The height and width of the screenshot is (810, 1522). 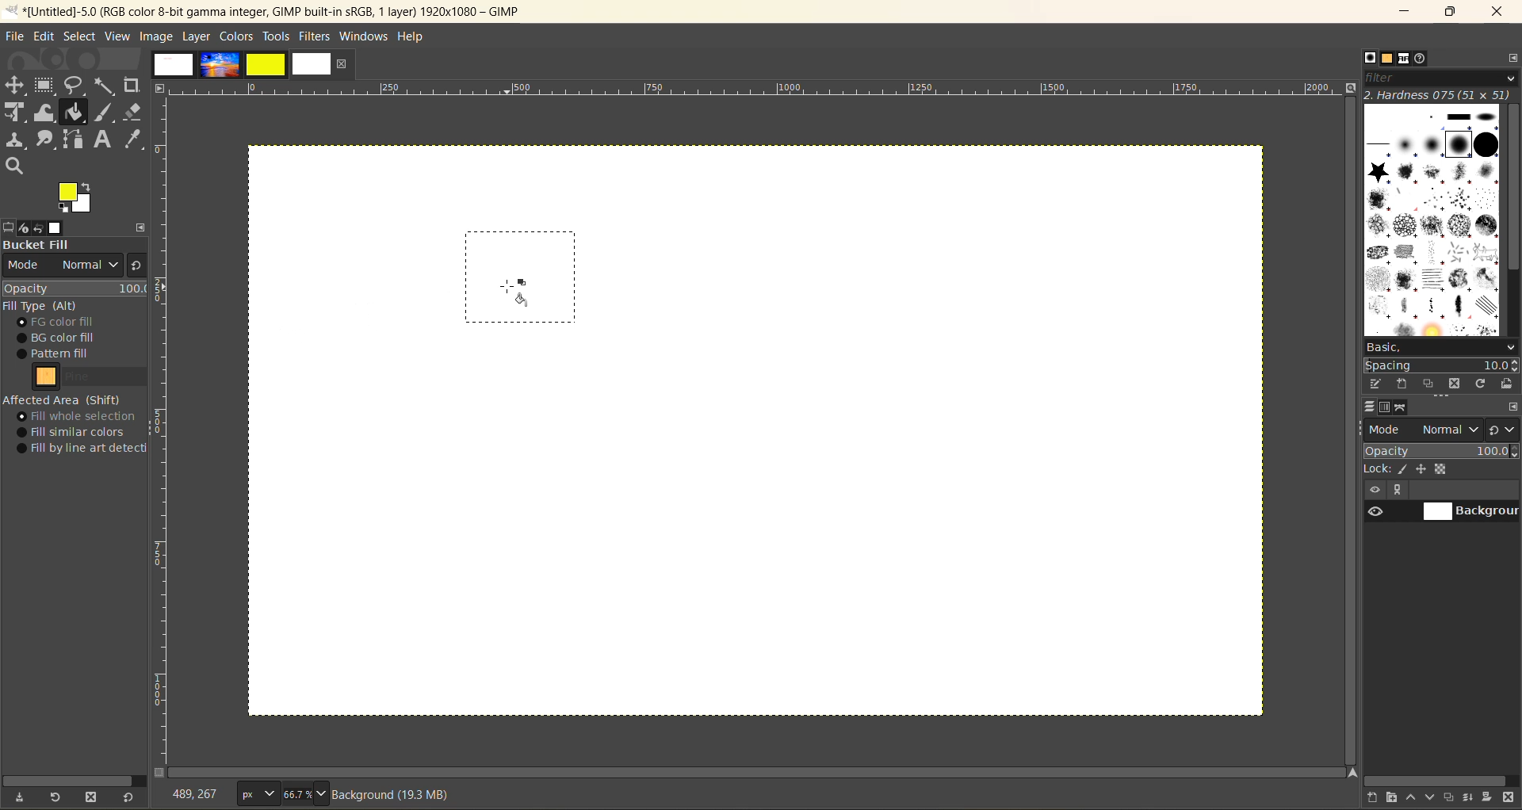 I want to click on shape created, so click(x=520, y=275).